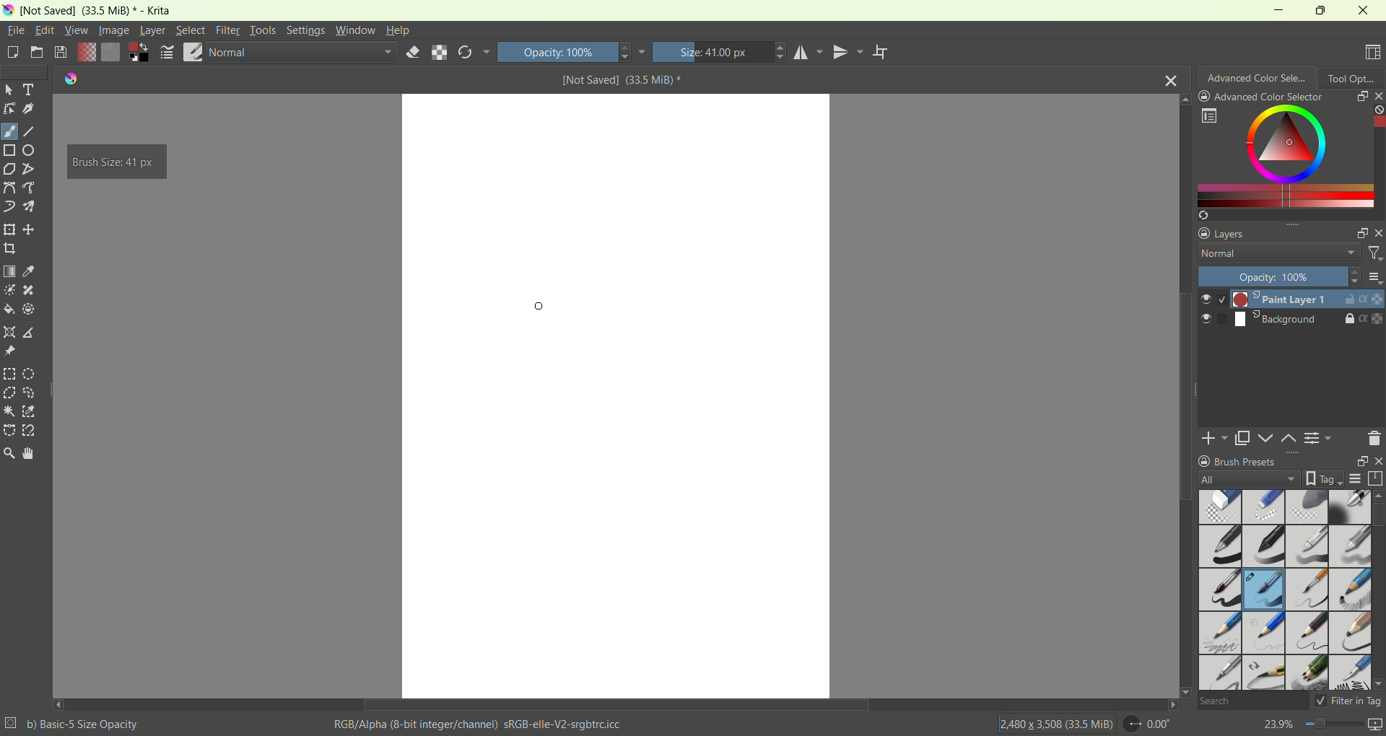 Image resolution: width=1386 pixels, height=736 pixels. Describe the element at coordinates (9, 374) in the screenshot. I see `rectangular selection` at that location.